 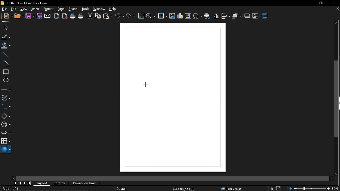 I want to click on Vertical scrollbar, so click(x=337, y=99).